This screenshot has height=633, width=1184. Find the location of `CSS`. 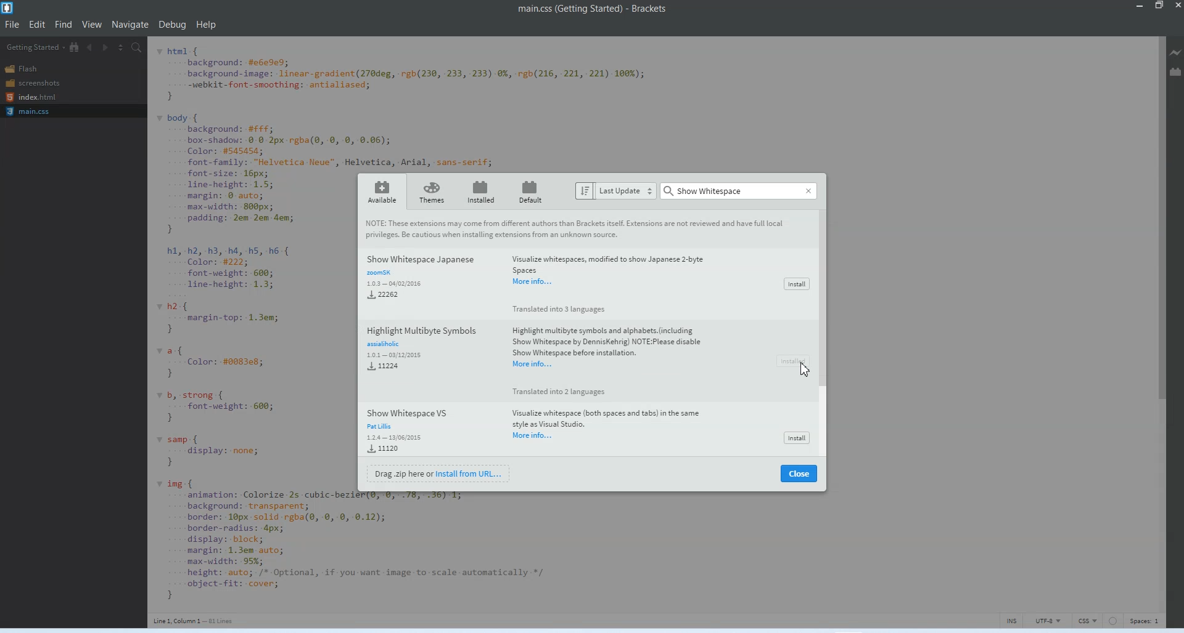

CSS is located at coordinates (1088, 620).